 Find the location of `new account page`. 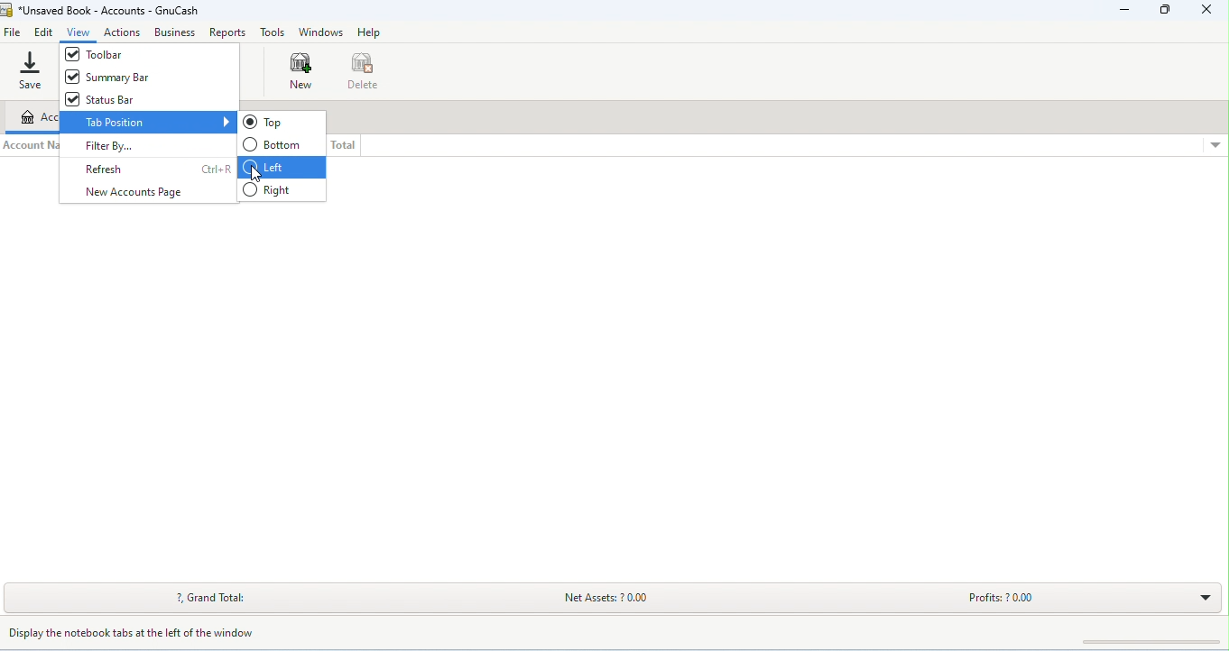

new account page is located at coordinates (142, 192).